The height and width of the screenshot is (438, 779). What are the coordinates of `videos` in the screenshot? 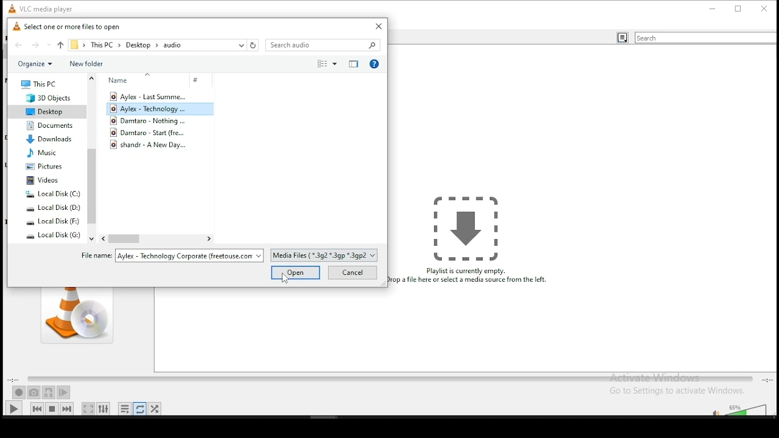 It's located at (44, 181).